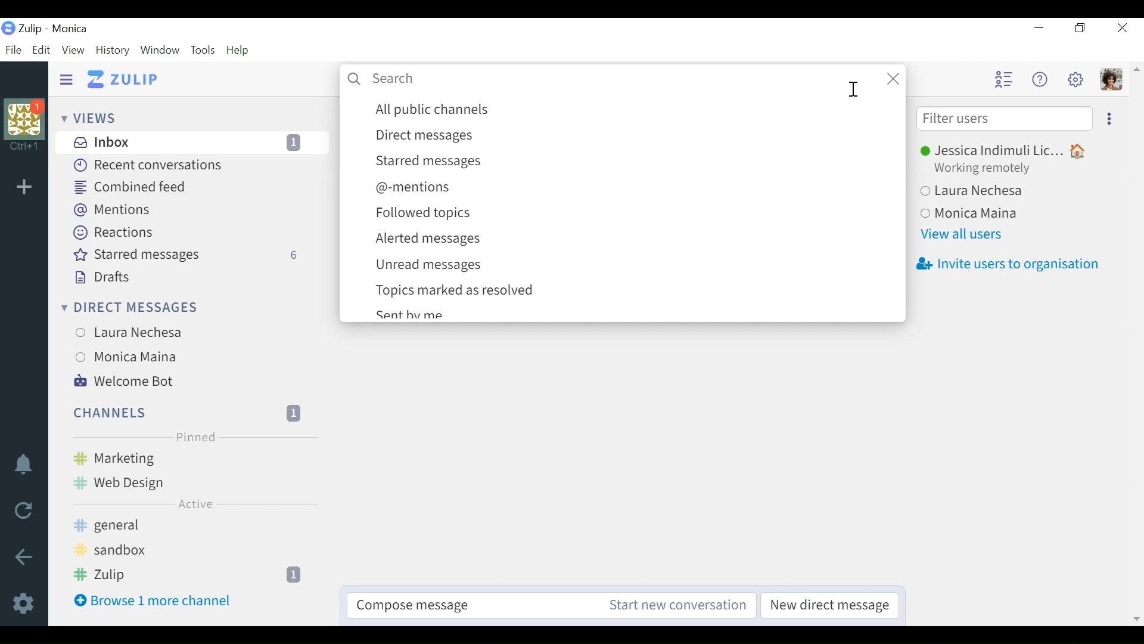 Image resolution: width=1144 pixels, height=644 pixels. What do you see at coordinates (90, 117) in the screenshot?
I see `Views` at bounding box center [90, 117].